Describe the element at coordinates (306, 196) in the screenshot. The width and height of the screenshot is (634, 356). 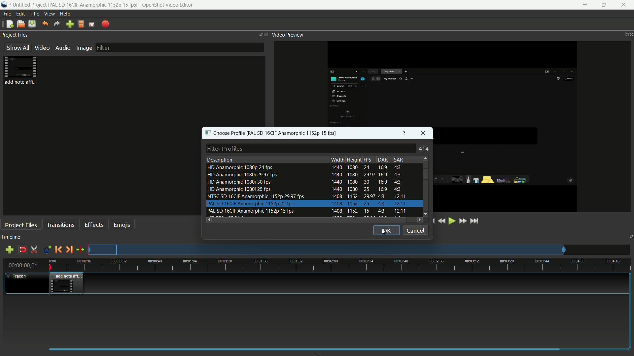
I see `profile-5` at that location.